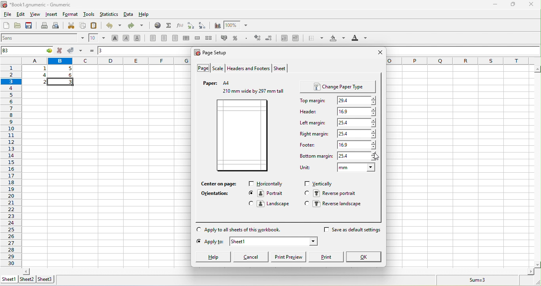  What do you see at coordinates (109, 15) in the screenshot?
I see `statistics` at bounding box center [109, 15].